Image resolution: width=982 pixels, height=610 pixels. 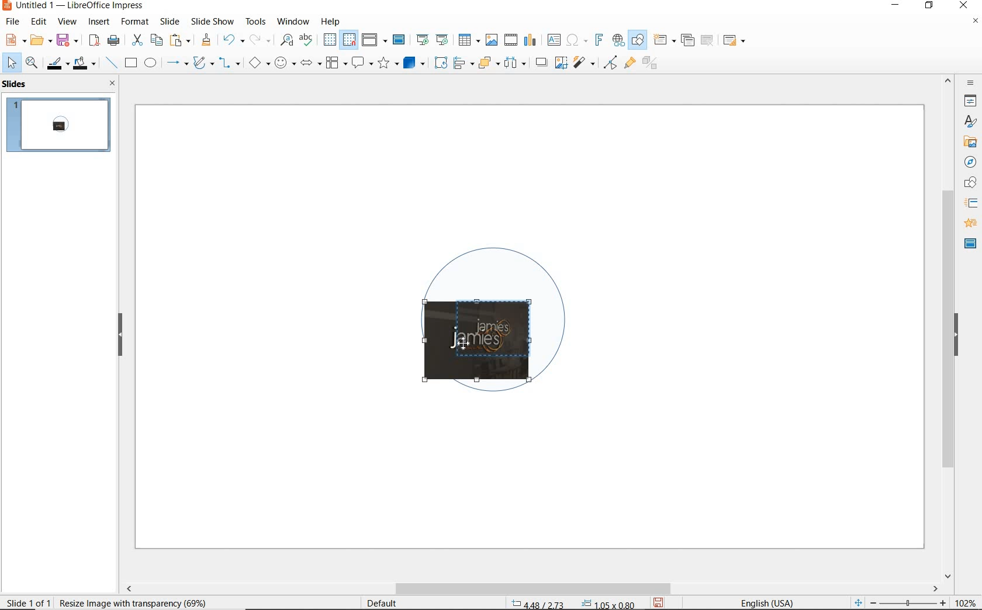 I want to click on delete slide, so click(x=707, y=41).